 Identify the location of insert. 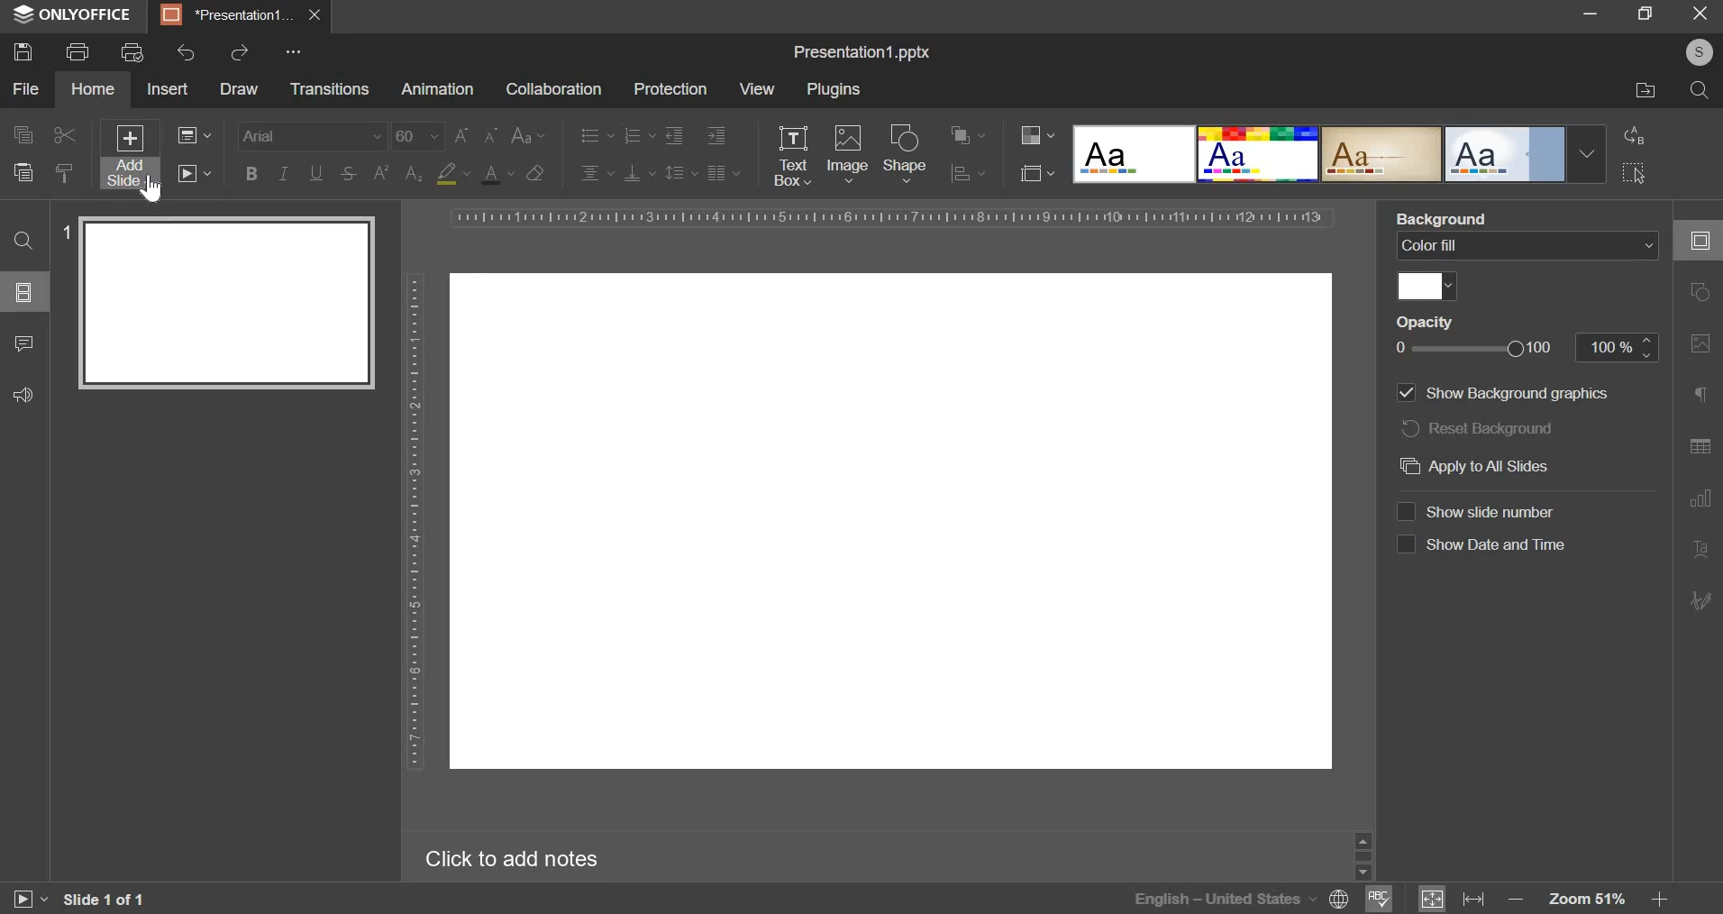
(167, 87).